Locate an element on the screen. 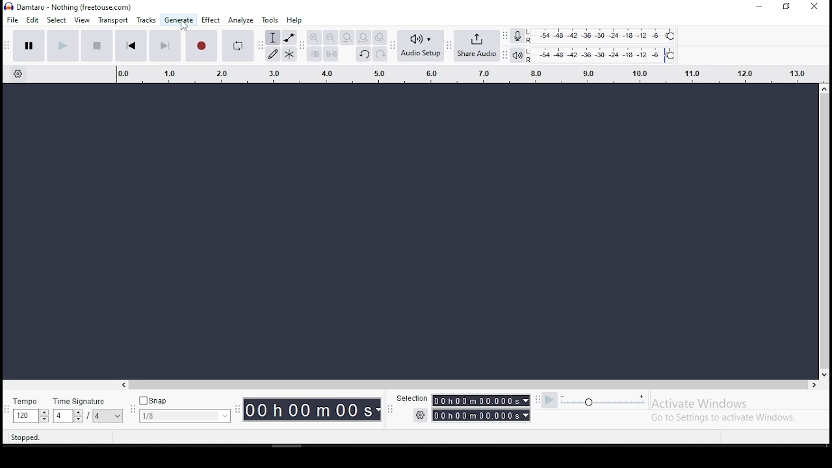 This screenshot has width=832, height=468. open menu is located at coordinates (395, 44).